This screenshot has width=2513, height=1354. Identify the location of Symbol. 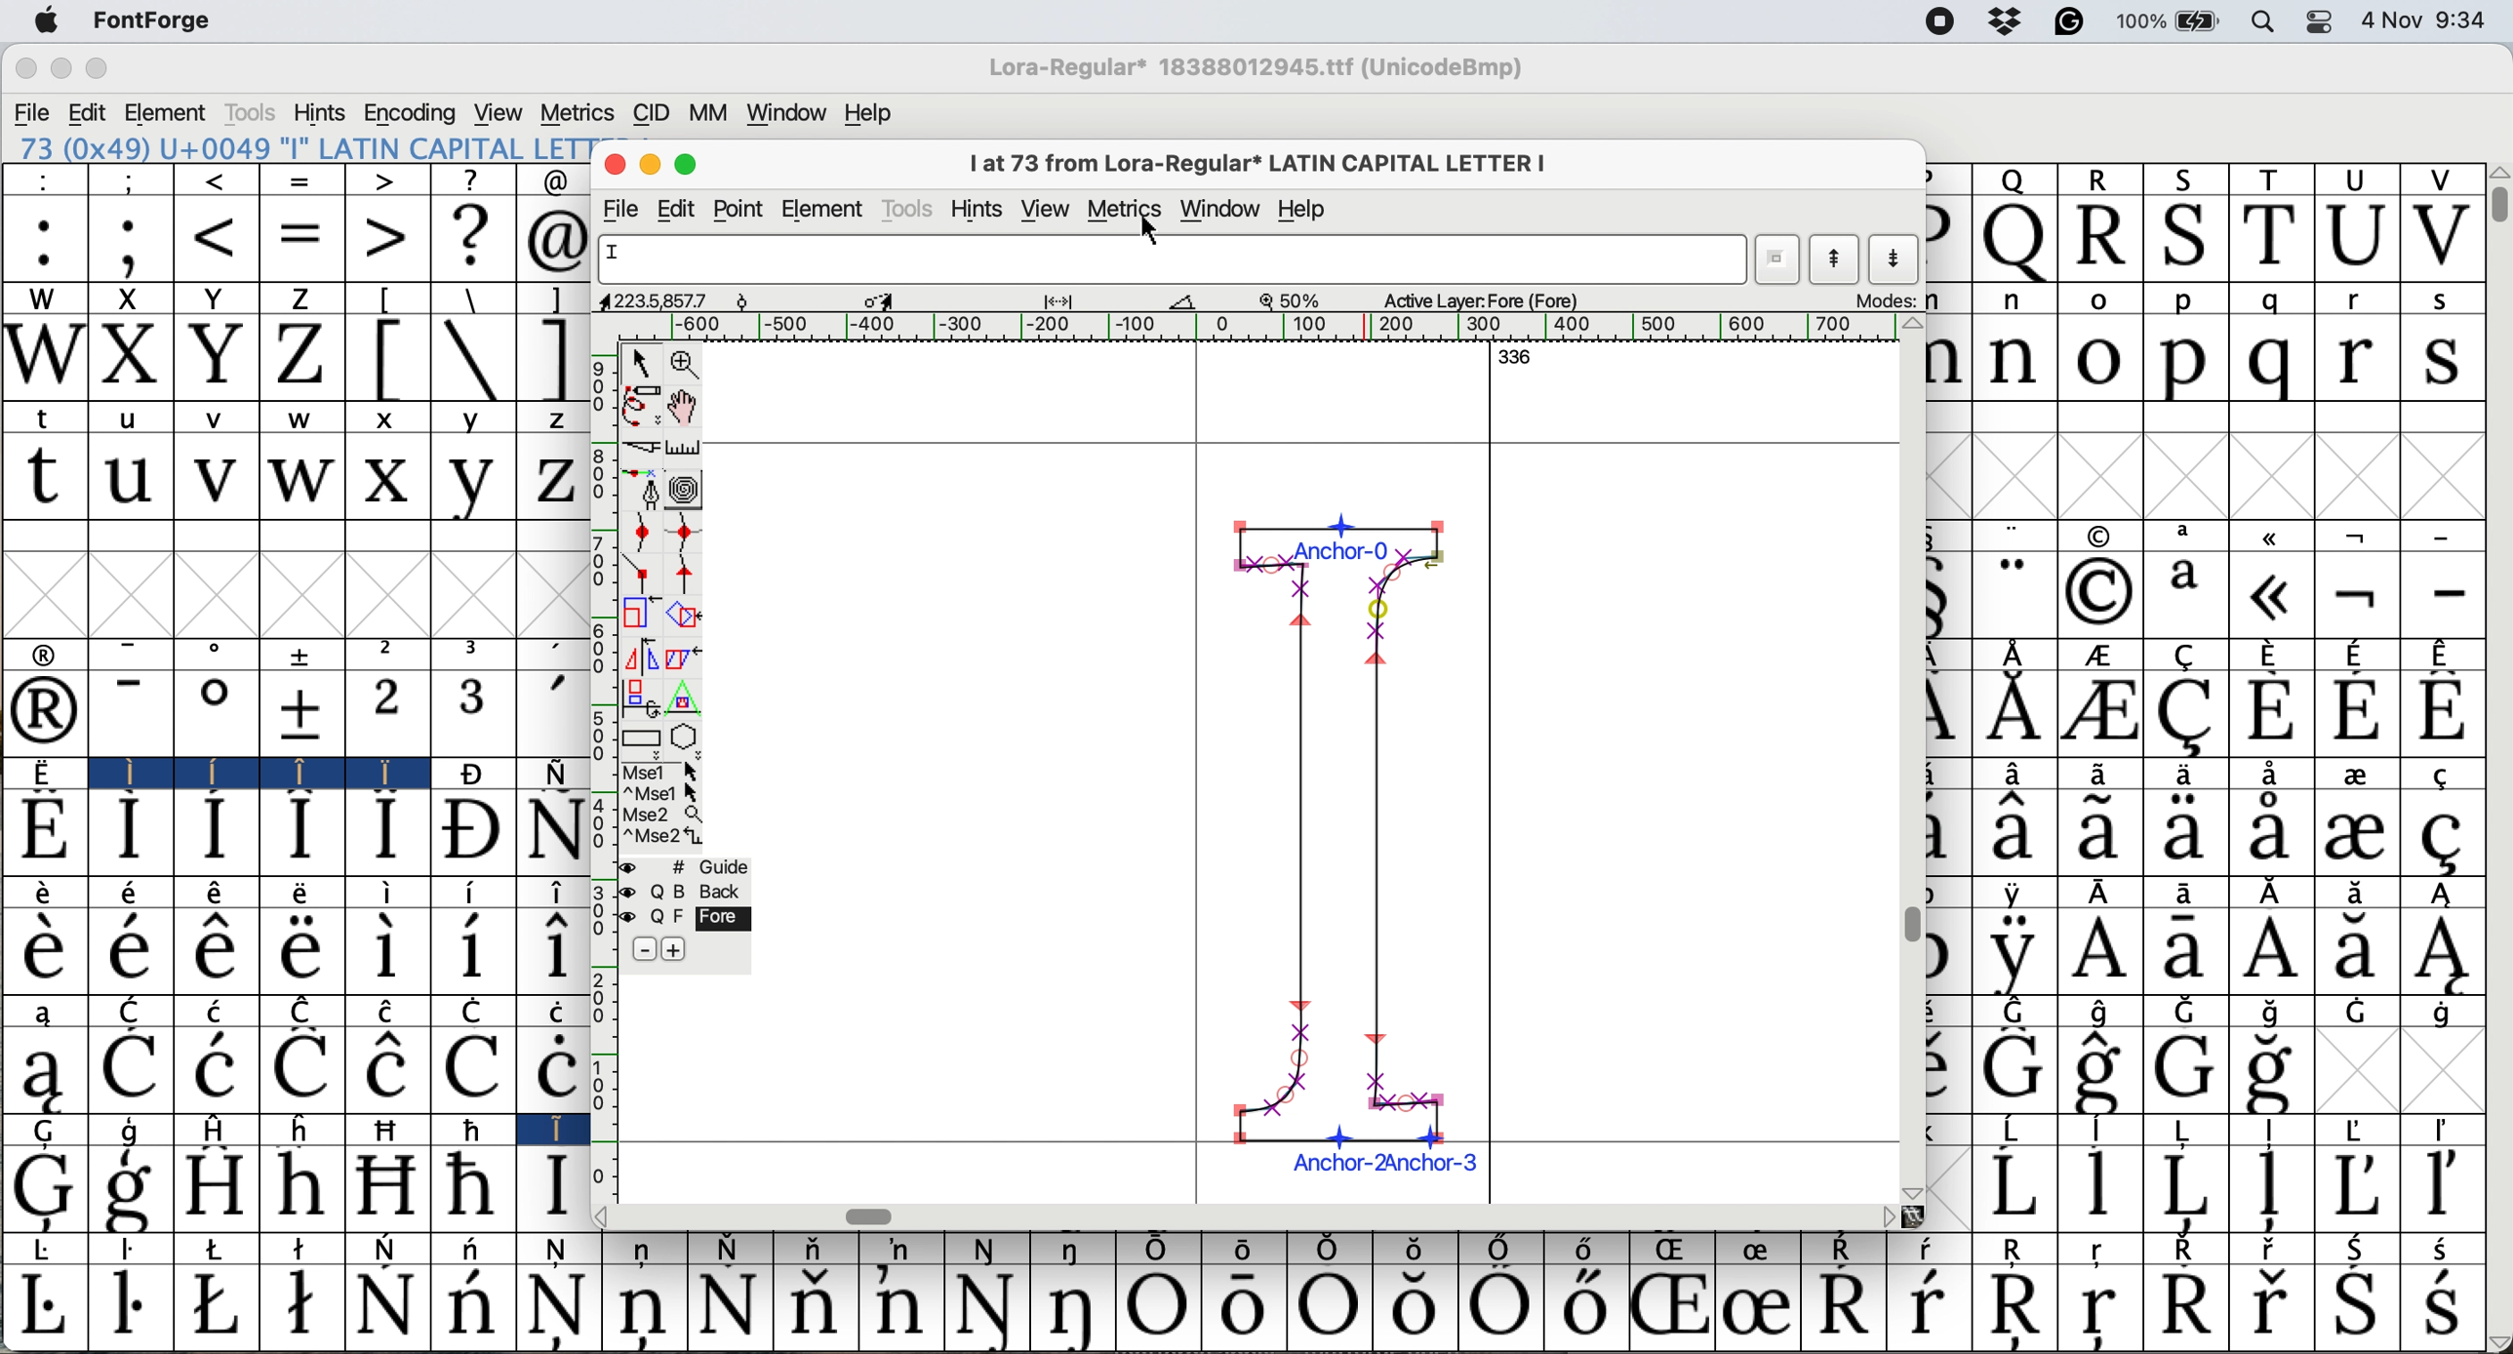
(382, 1304).